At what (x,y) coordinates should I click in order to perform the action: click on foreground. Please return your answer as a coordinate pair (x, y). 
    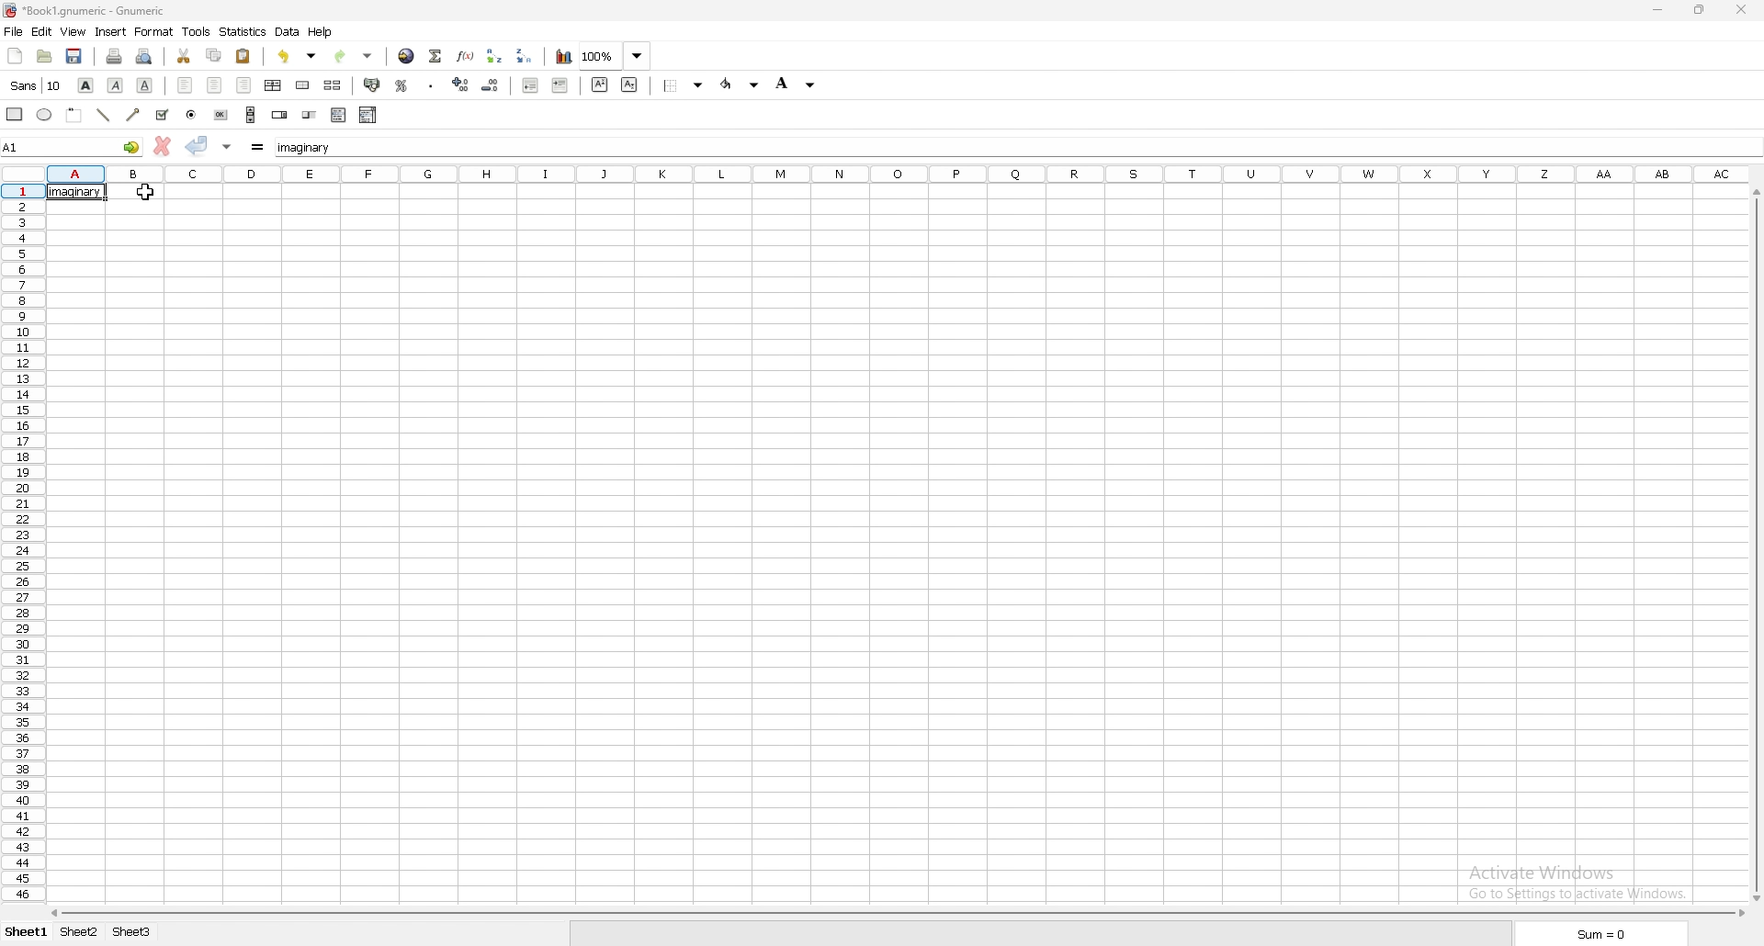
    Looking at the image, I should click on (739, 84).